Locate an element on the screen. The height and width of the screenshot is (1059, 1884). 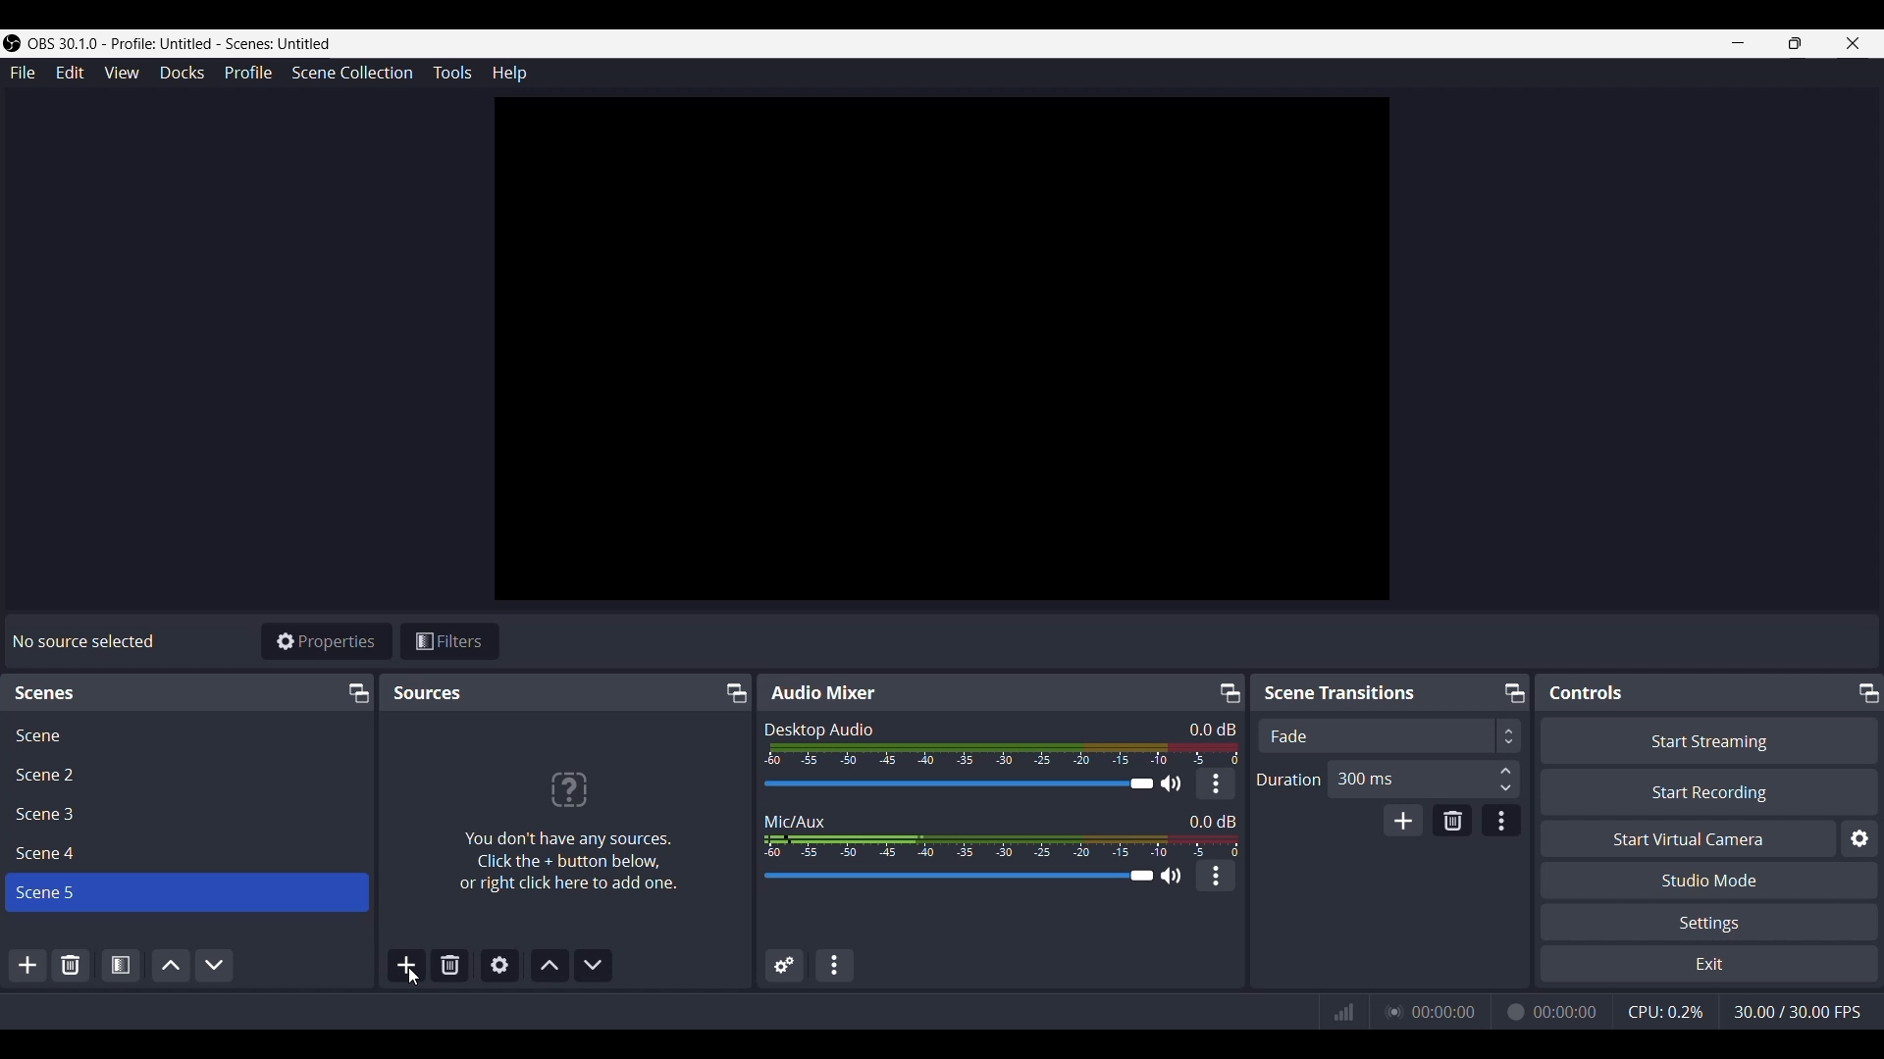
More is located at coordinates (1216, 782).